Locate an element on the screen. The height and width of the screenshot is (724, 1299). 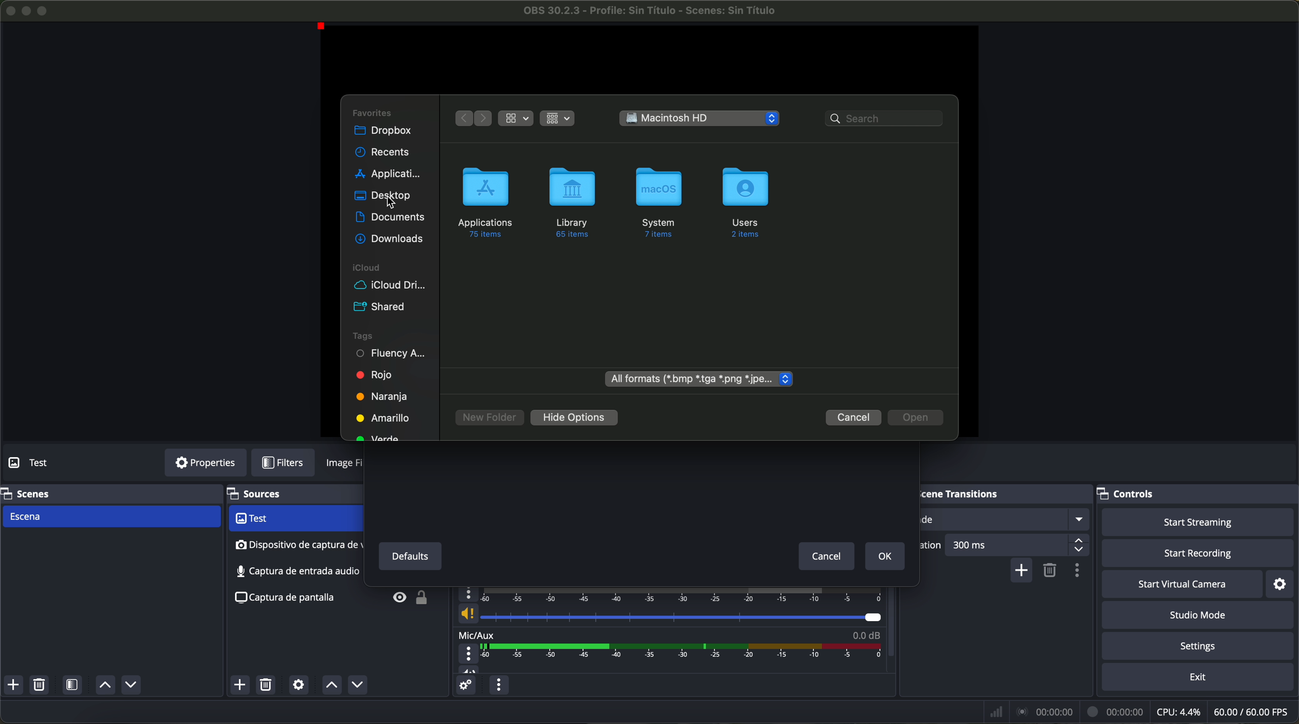
scene transitions is located at coordinates (975, 493).